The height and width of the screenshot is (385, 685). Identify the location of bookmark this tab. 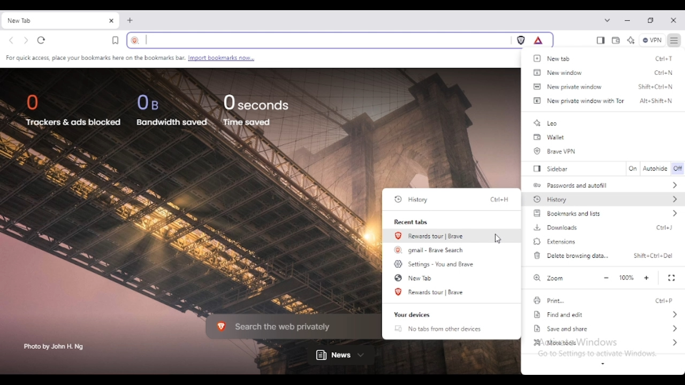
(116, 40).